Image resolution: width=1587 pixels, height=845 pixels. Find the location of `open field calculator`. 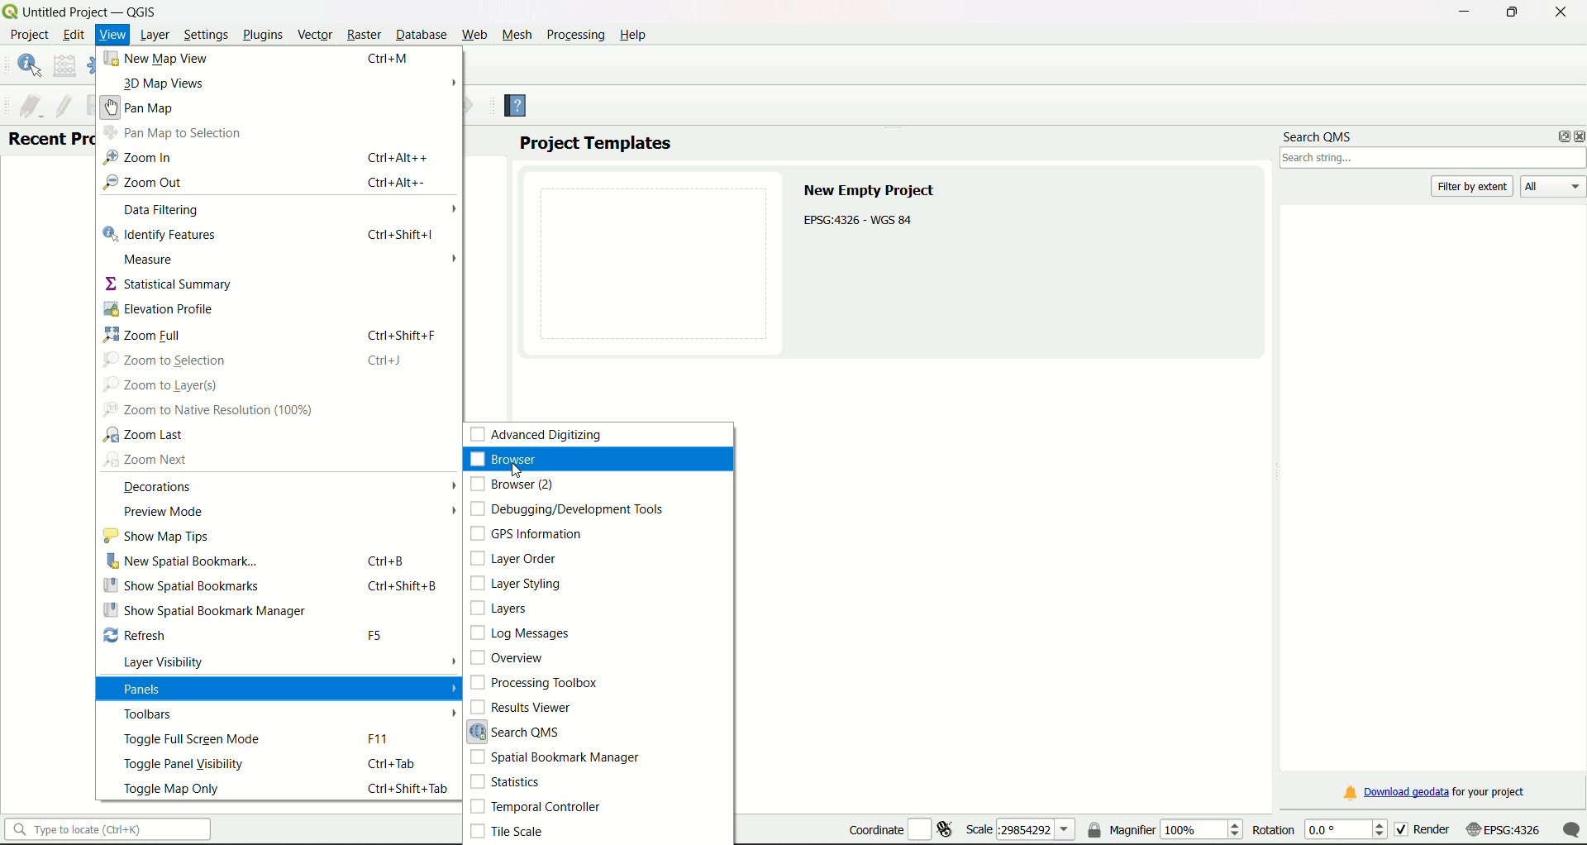

open field calculator is located at coordinates (65, 64).